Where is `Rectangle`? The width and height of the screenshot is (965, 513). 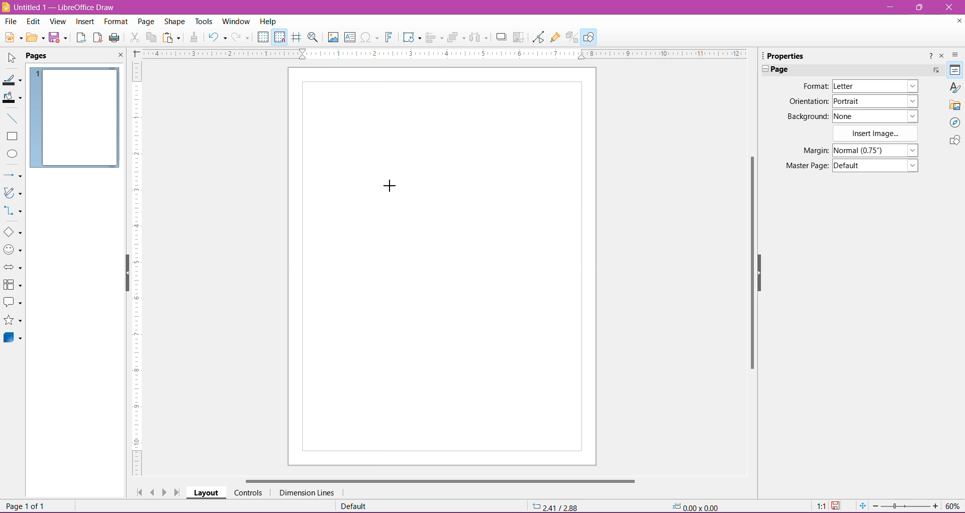 Rectangle is located at coordinates (12, 137).